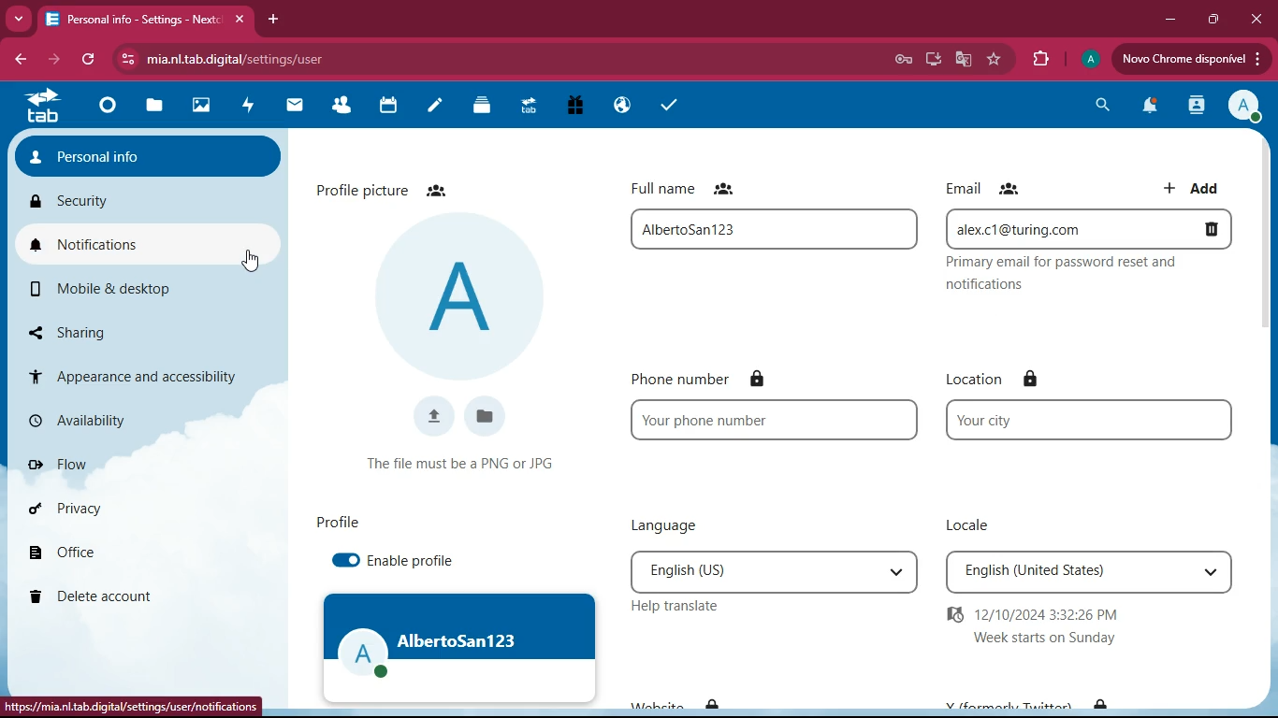 The width and height of the screenshot is (1278, 718). What do you see at coordinates (717, 381) in the screenshot?
I see `phone` at bounding box center [717, 381].